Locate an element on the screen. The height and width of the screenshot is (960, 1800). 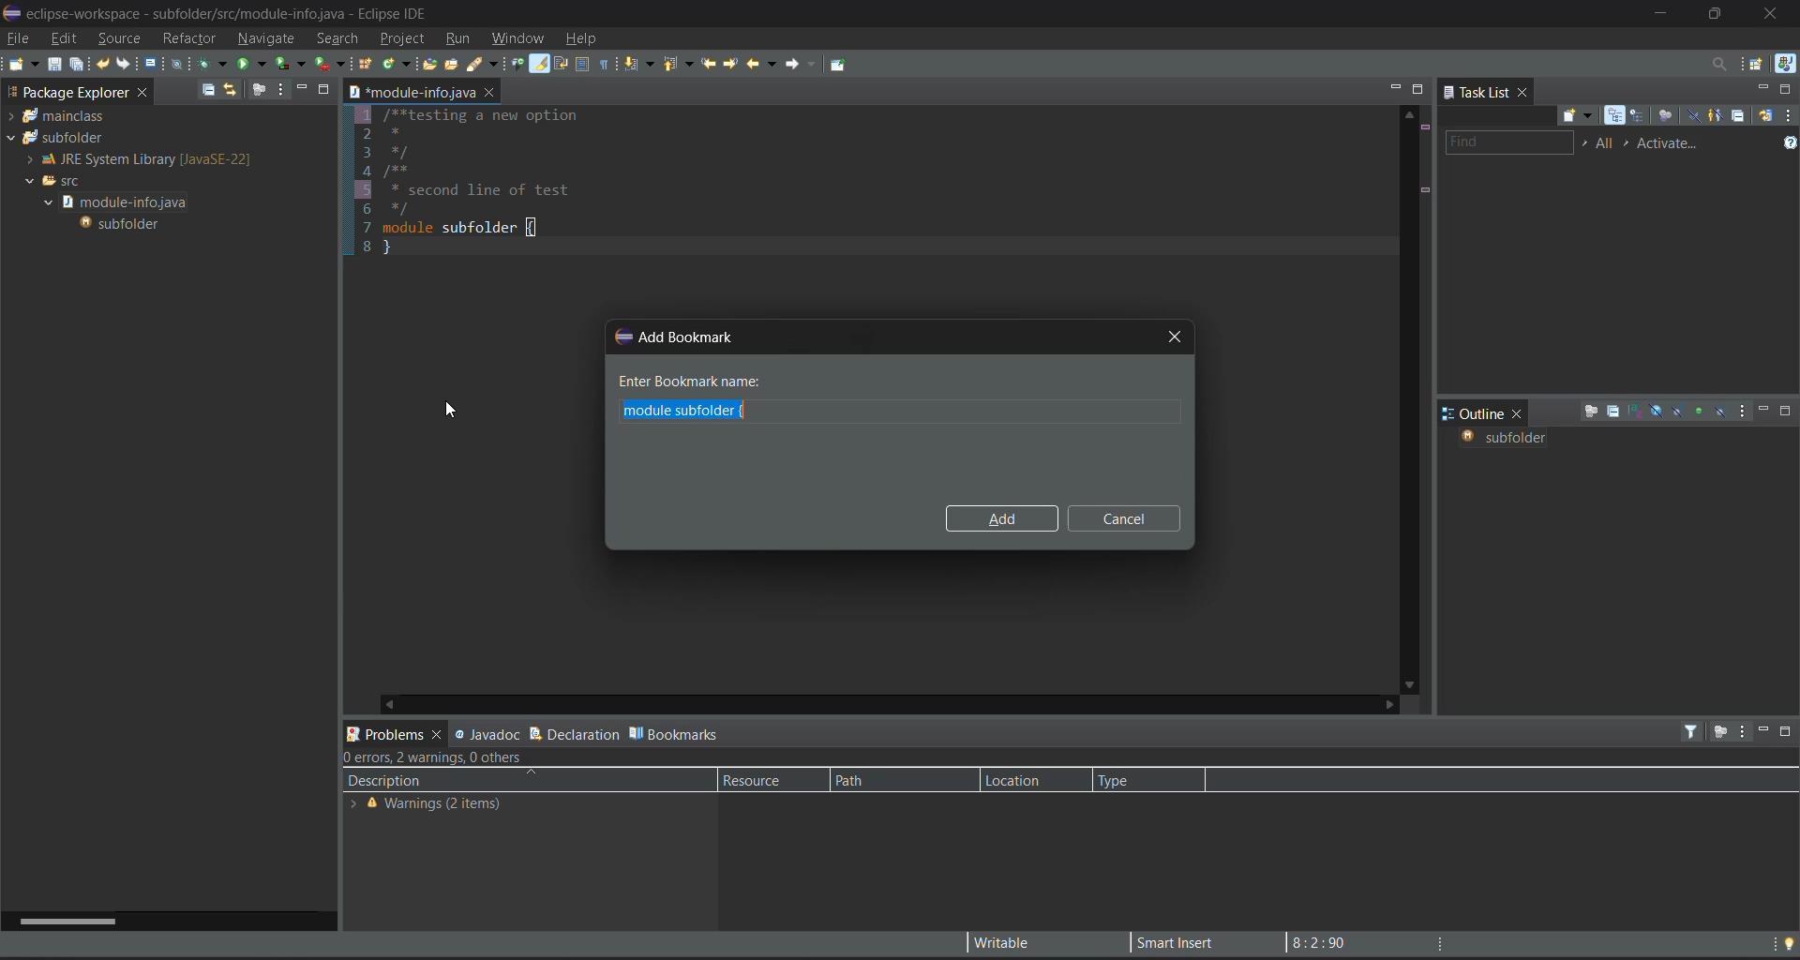
next edit location is located at coordinates (729, 62).